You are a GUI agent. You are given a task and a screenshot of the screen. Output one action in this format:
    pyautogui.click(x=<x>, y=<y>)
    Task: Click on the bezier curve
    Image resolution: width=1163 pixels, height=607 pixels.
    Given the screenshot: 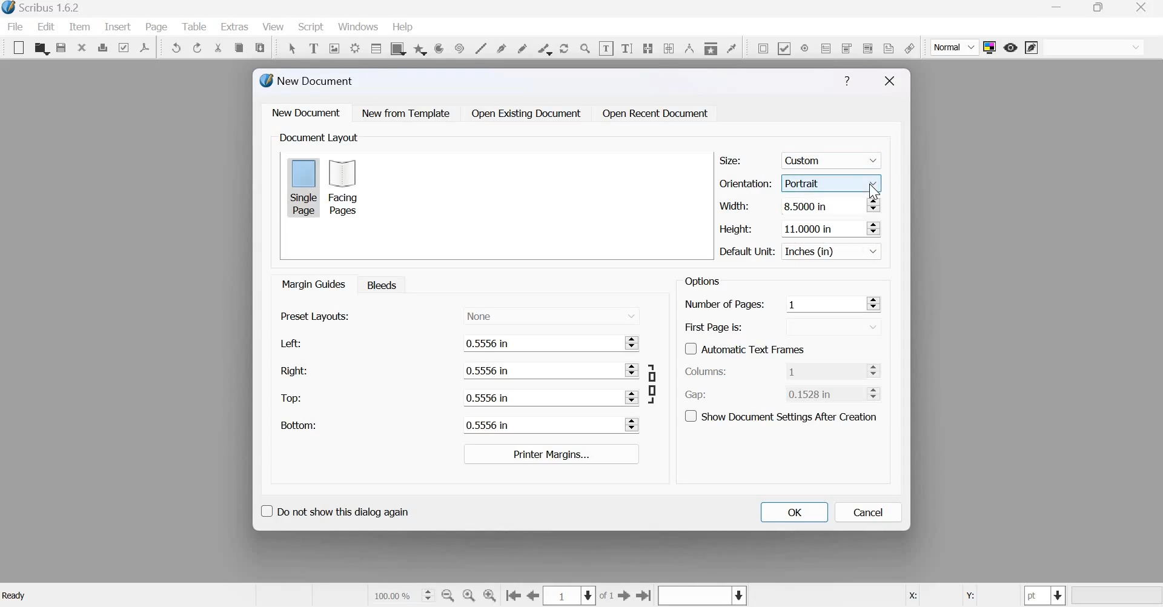 What is the action you would take?
    pyautogui.click(x=503, y=47)
    